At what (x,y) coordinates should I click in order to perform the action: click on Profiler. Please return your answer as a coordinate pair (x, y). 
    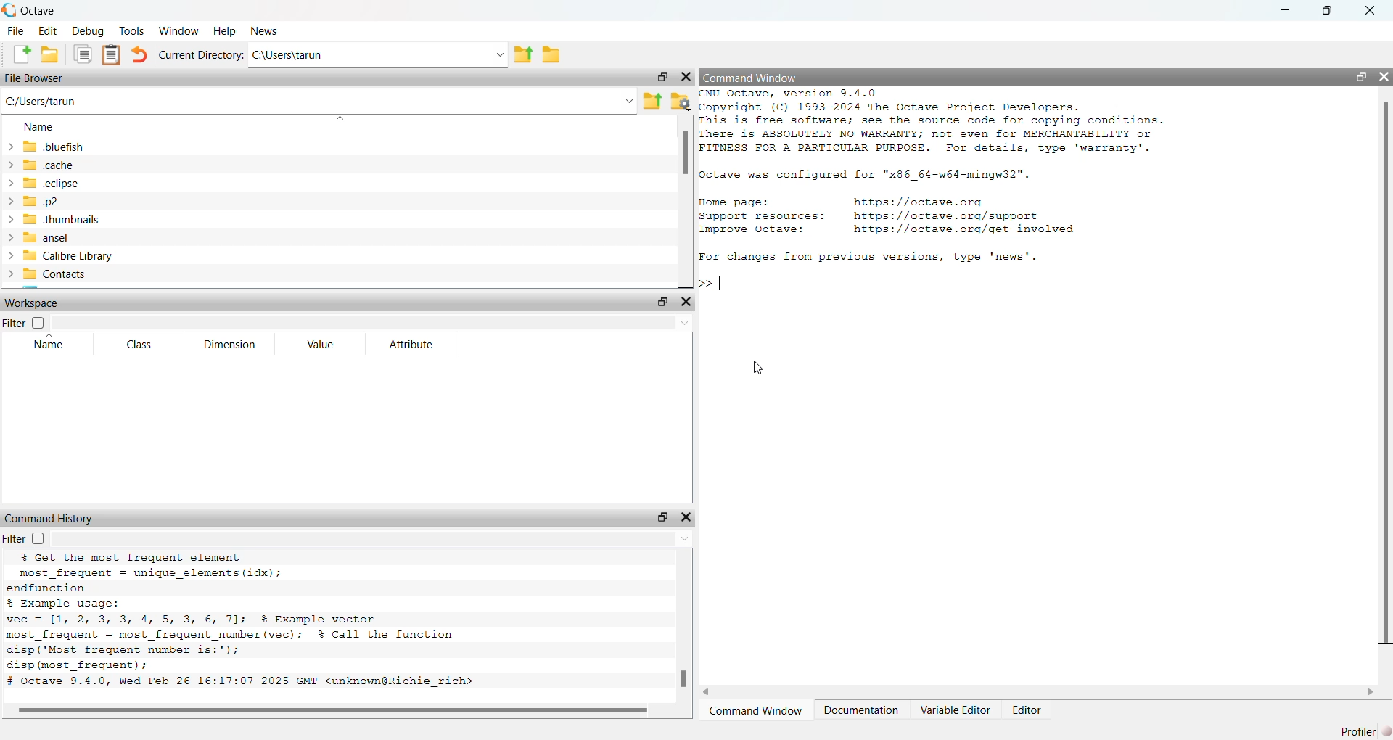
    Looking at the image, I should click on (1358, 731).